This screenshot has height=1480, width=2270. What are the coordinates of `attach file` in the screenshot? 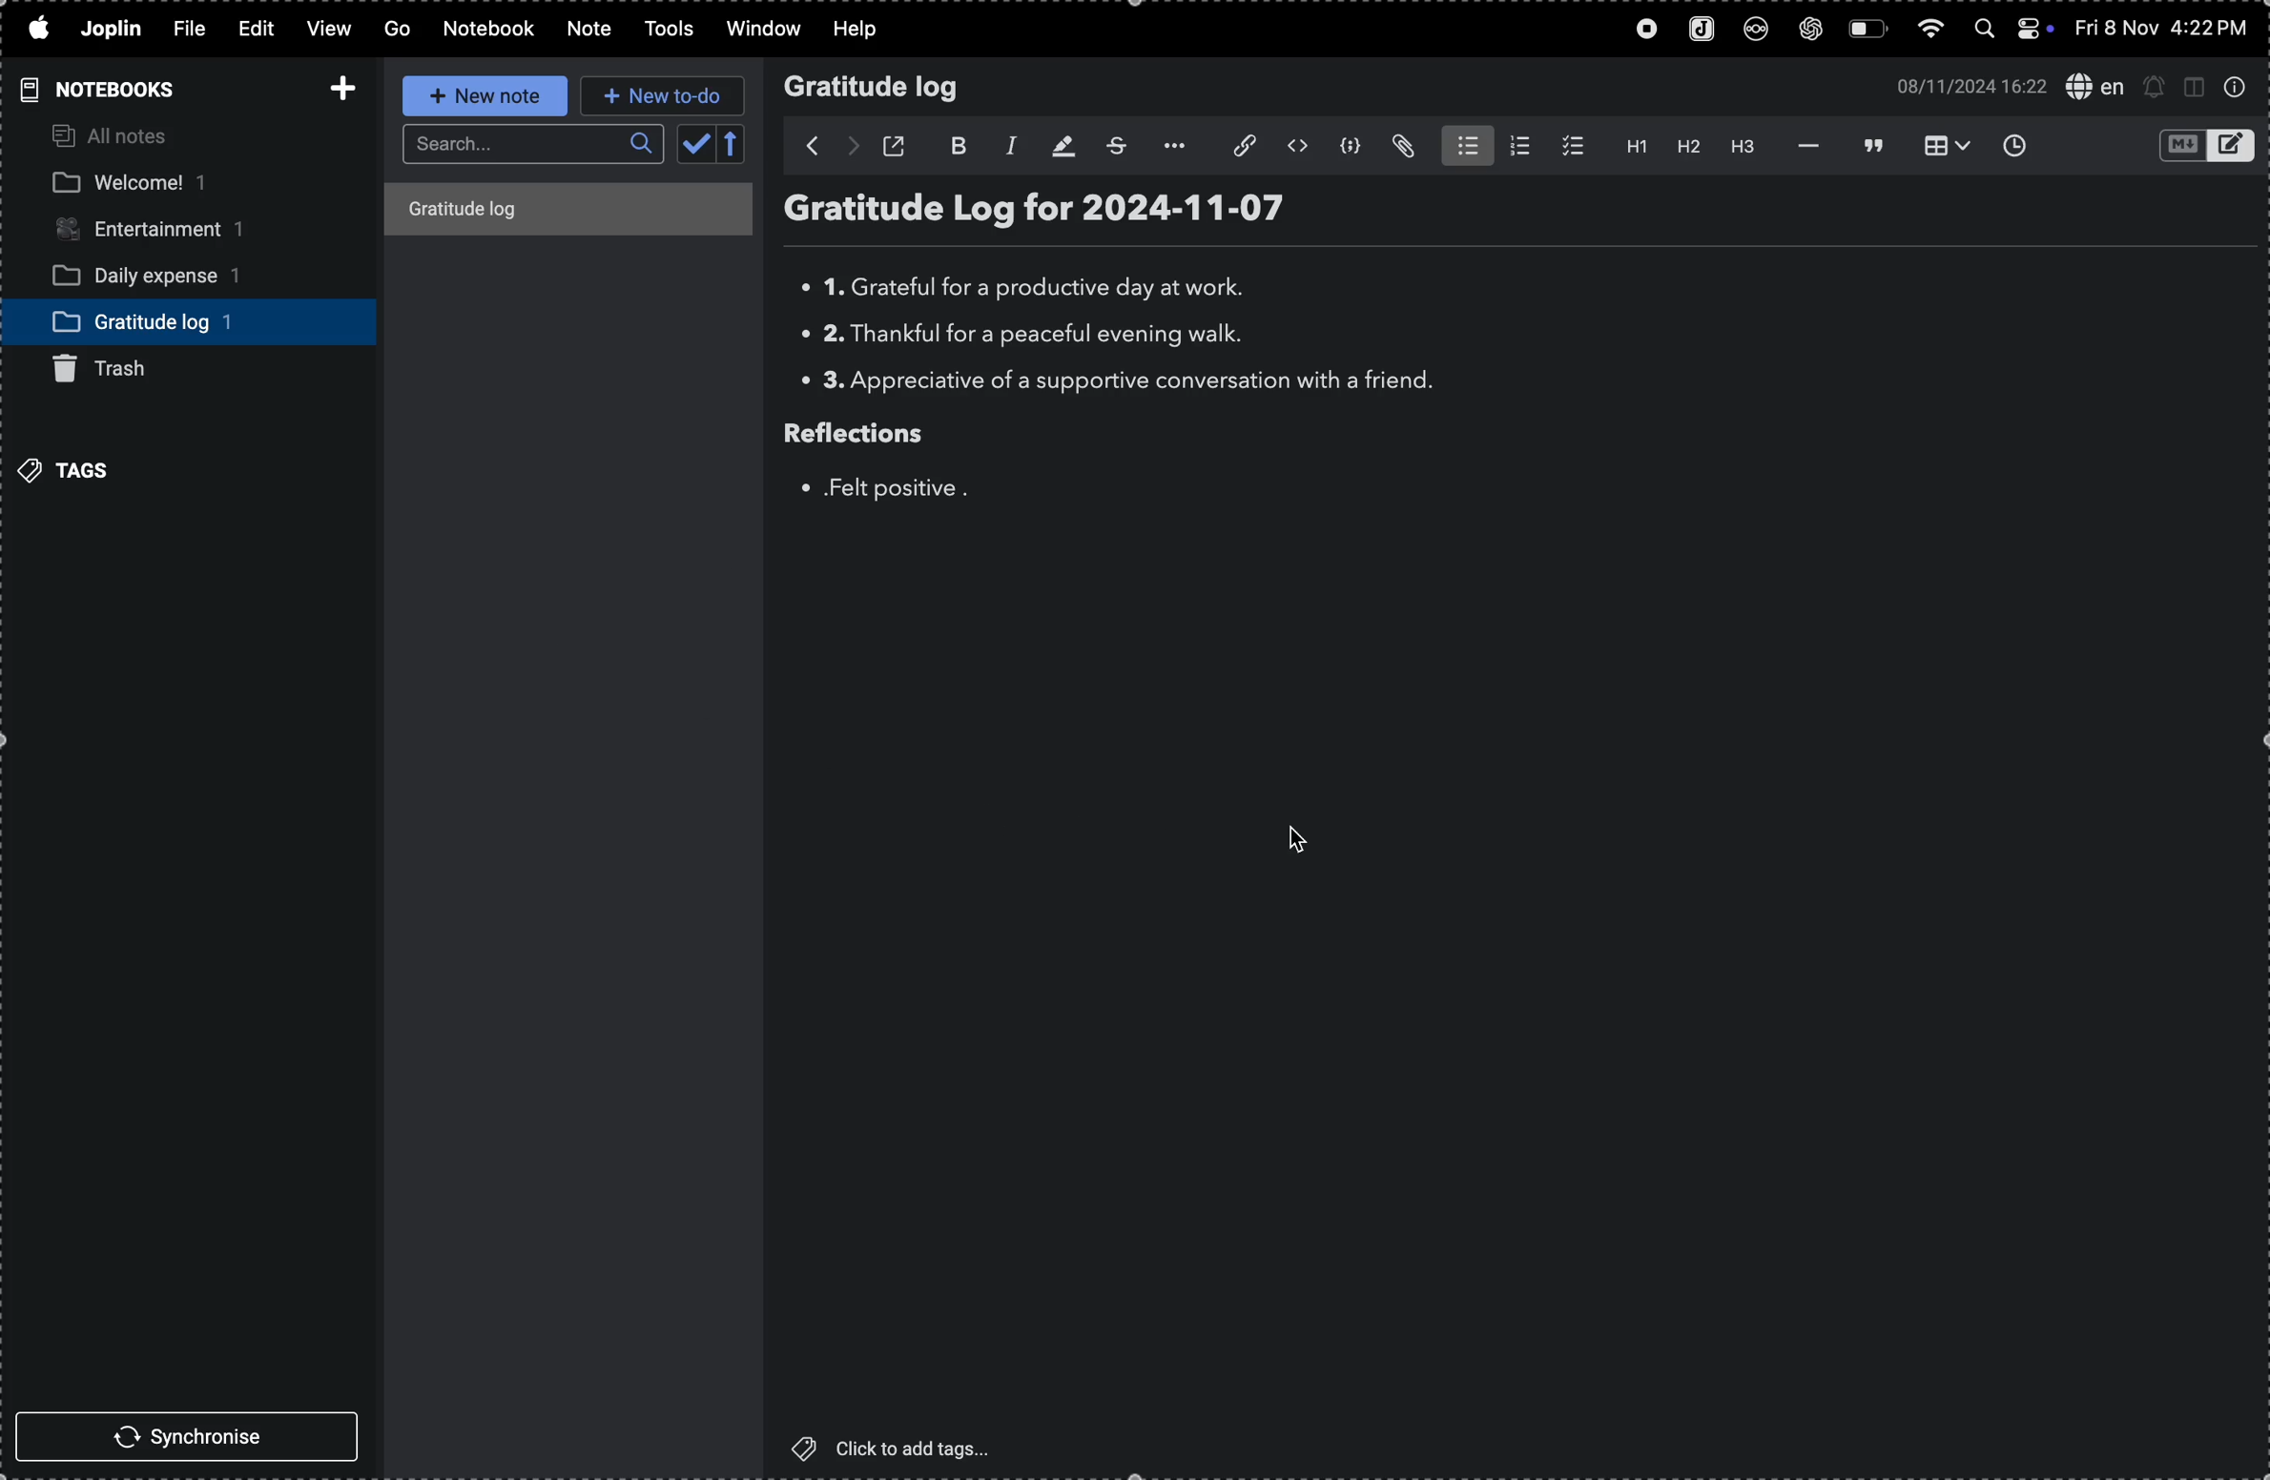 It's located at (1402, 149).